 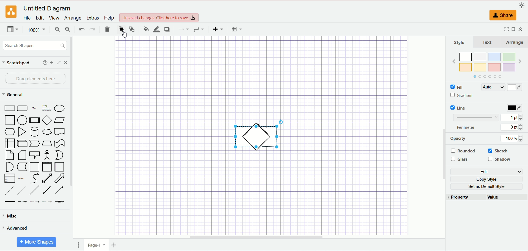 I want to click on Text, so click(x=487, y=42).